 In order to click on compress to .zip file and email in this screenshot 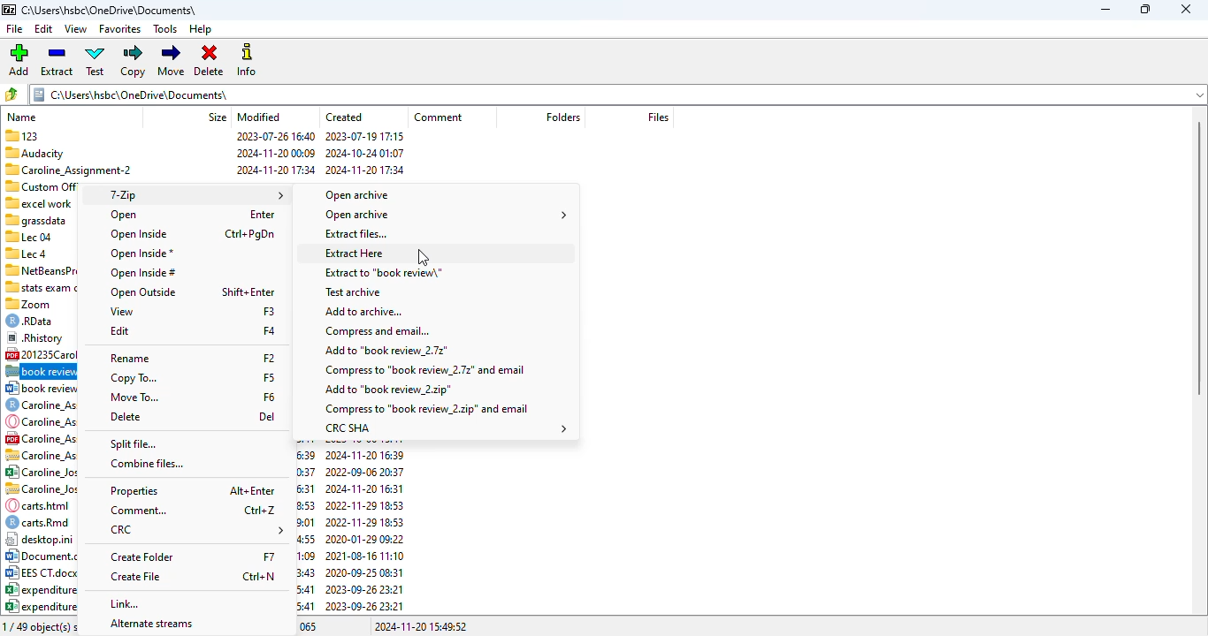, I will do `click(426, 409)`.